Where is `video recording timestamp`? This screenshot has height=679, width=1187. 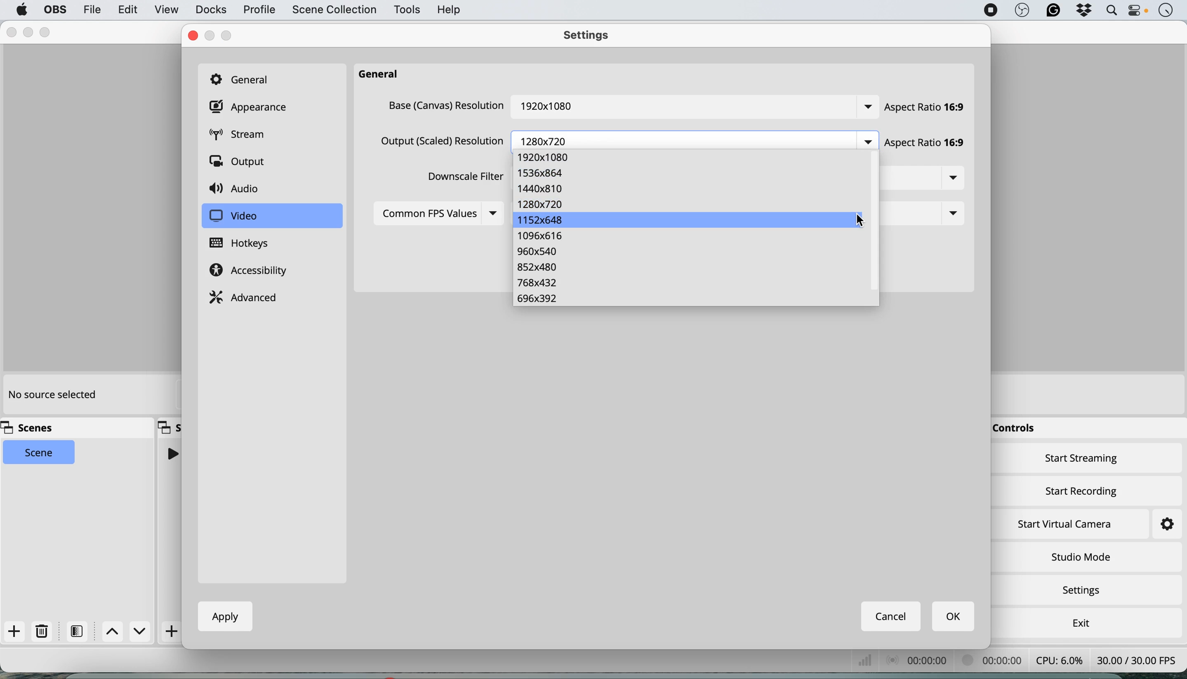 video recording timestamp is located at coordinates (994, 662).